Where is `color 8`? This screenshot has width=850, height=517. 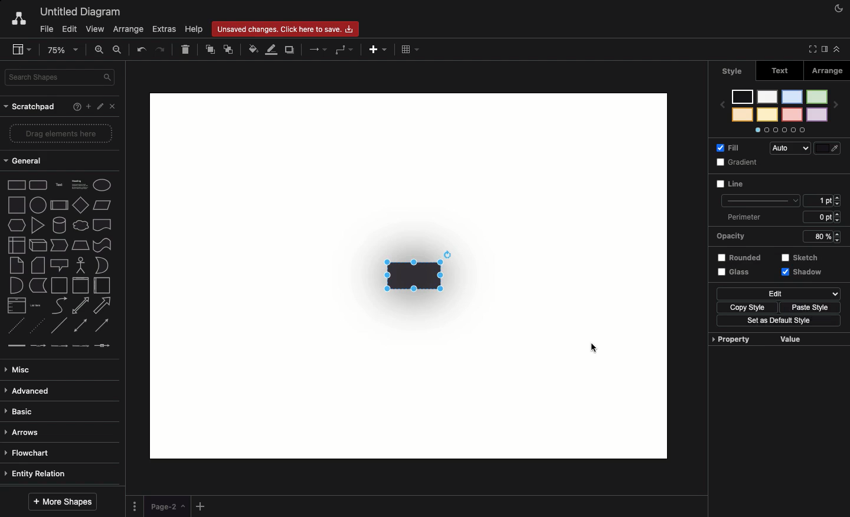
color 8 is located at coordinates (742, 114).